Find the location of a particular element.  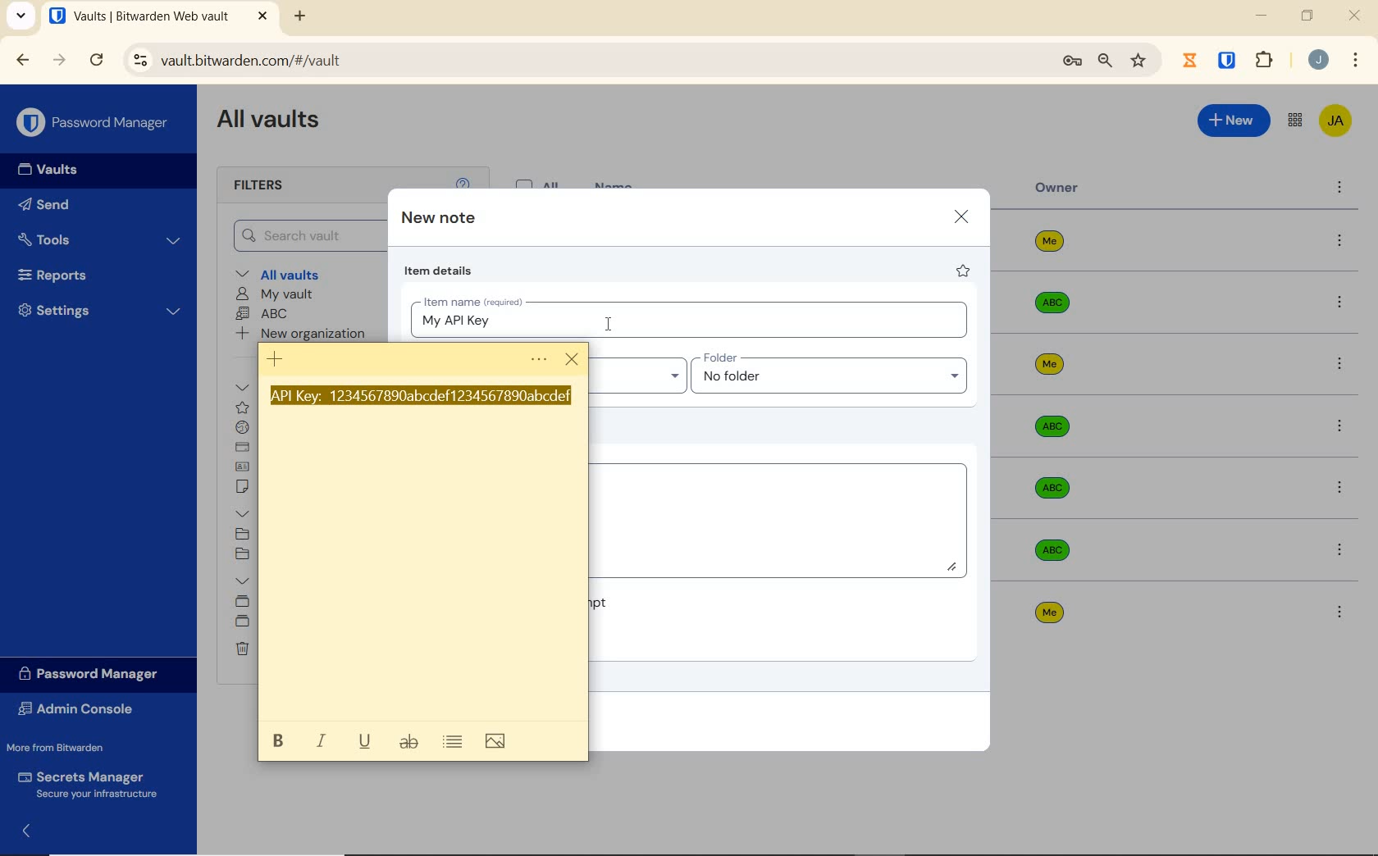

CLOSE is located at coordinates (262, 16).